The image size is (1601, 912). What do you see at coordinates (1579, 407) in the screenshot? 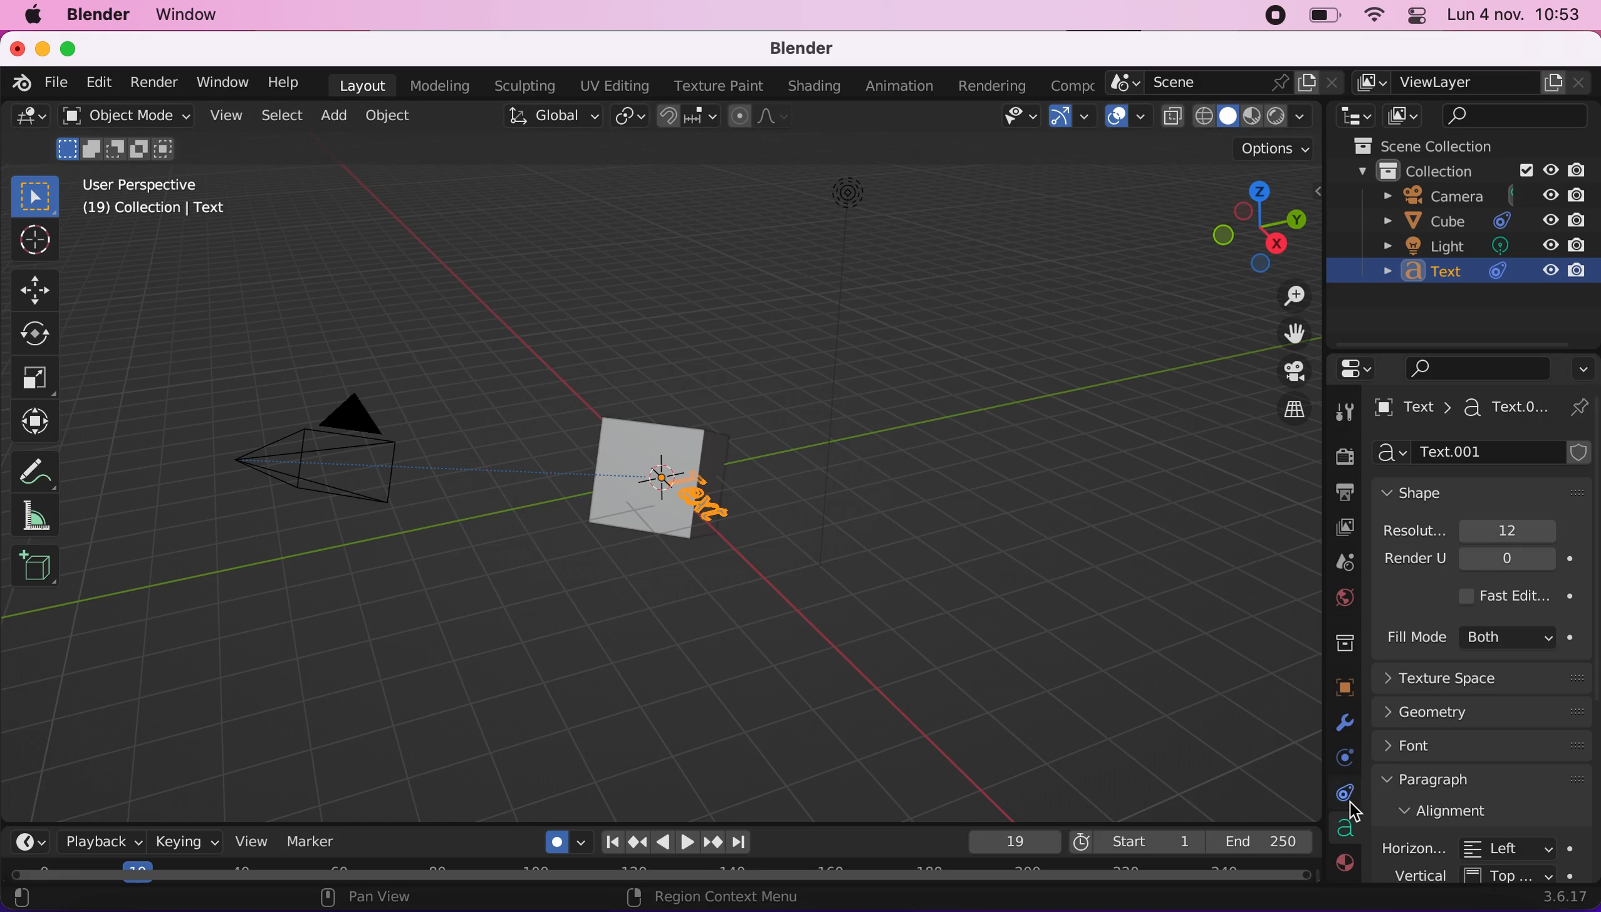
I see `pin` at bounding box center [1579, 407].